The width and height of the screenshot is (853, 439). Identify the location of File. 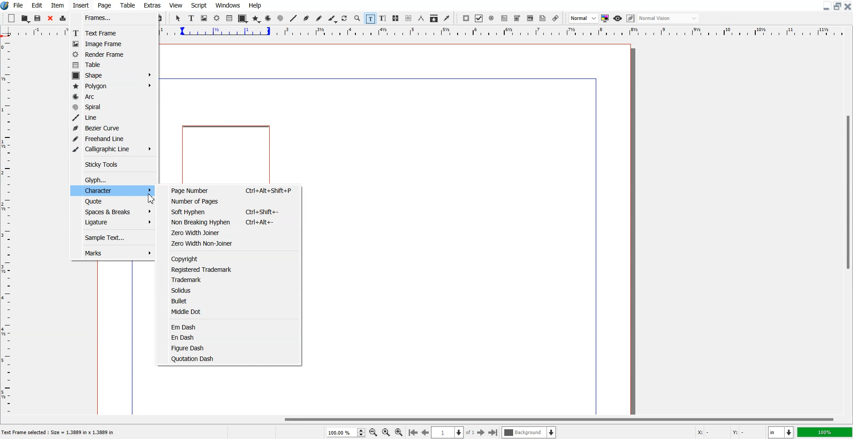
(19, 5).